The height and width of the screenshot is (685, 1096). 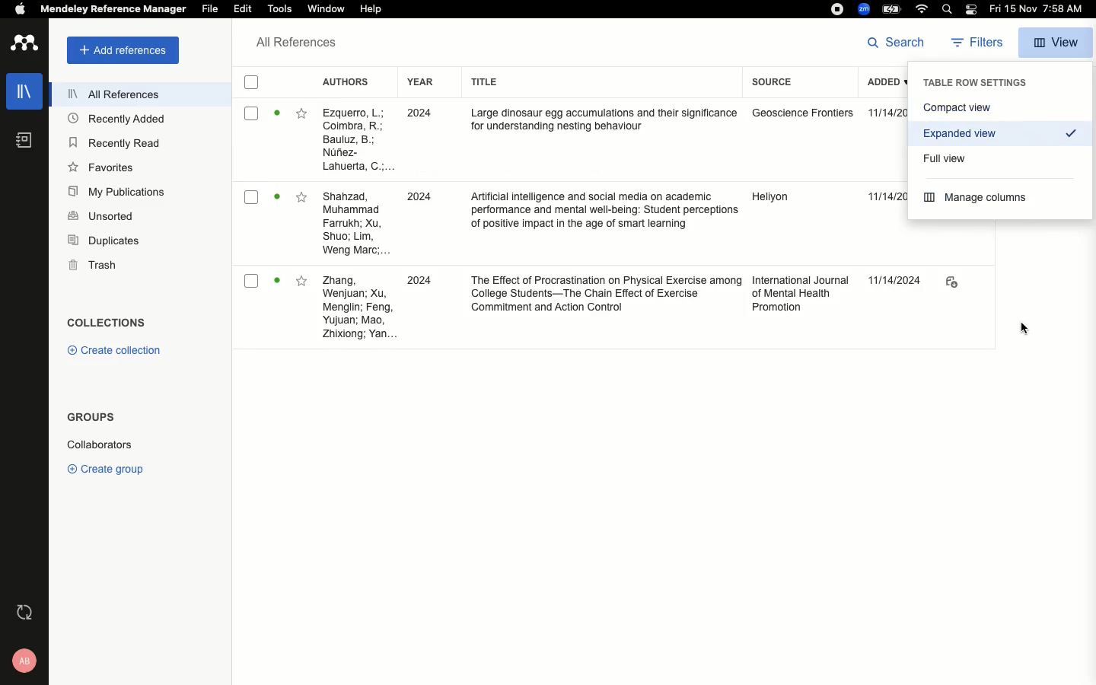 I want to click on Artificial intelligence and social media on academic
performance and mental well-being: Student perceptions
of positive impact in the age of smart leaming, so click(x=604, y=213).